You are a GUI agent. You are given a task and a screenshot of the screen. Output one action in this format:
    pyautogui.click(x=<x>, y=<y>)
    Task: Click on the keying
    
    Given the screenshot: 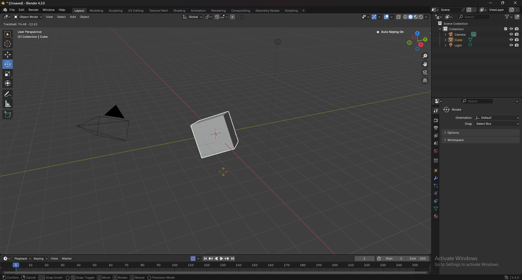 What is the action you would take?
    pyautogui.click(x=41, y=259)
    